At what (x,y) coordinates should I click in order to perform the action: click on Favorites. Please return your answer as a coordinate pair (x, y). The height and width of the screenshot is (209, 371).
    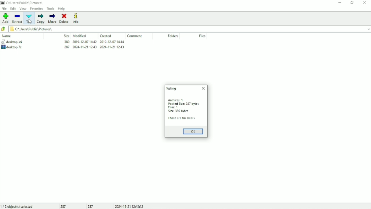
    Looking at the image, I should click on (37, 9).